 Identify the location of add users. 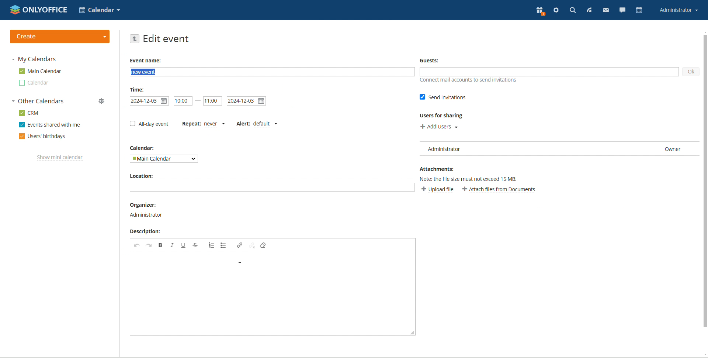
(439, 127).